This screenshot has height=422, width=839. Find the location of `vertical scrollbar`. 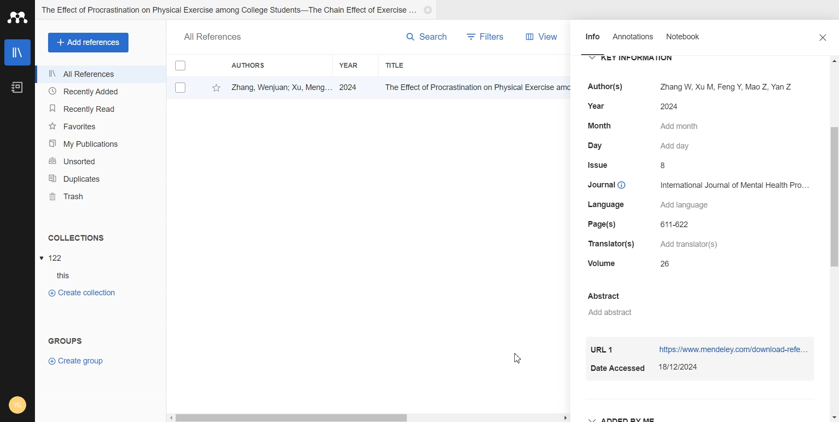

vertical scrollbar is located at coordinates (834, 198).